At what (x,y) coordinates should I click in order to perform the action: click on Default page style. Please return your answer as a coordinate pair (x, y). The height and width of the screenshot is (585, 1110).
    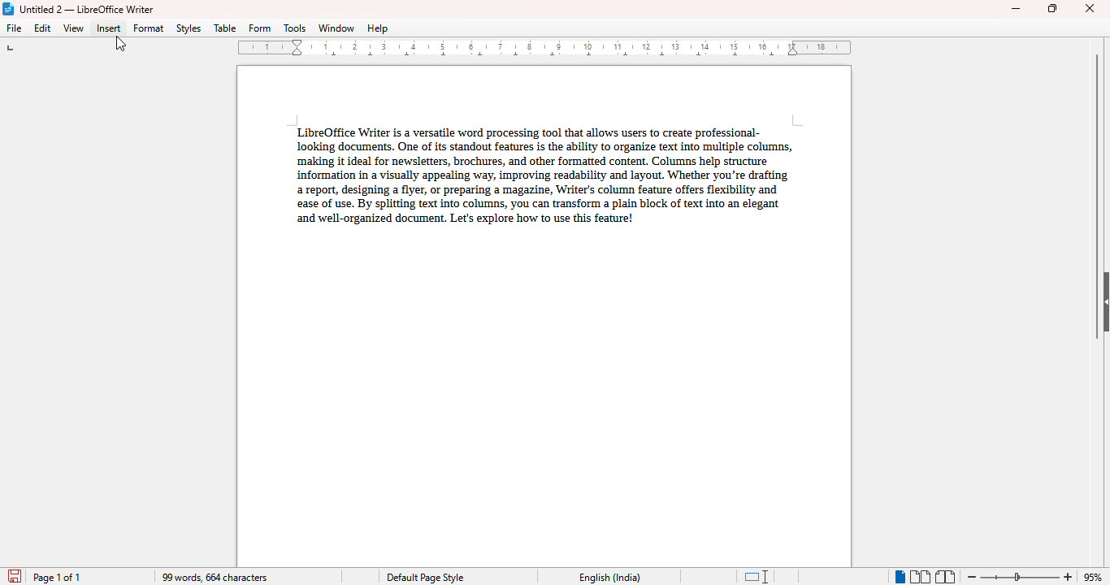
    Looking at the image, I should click on (424, 578).